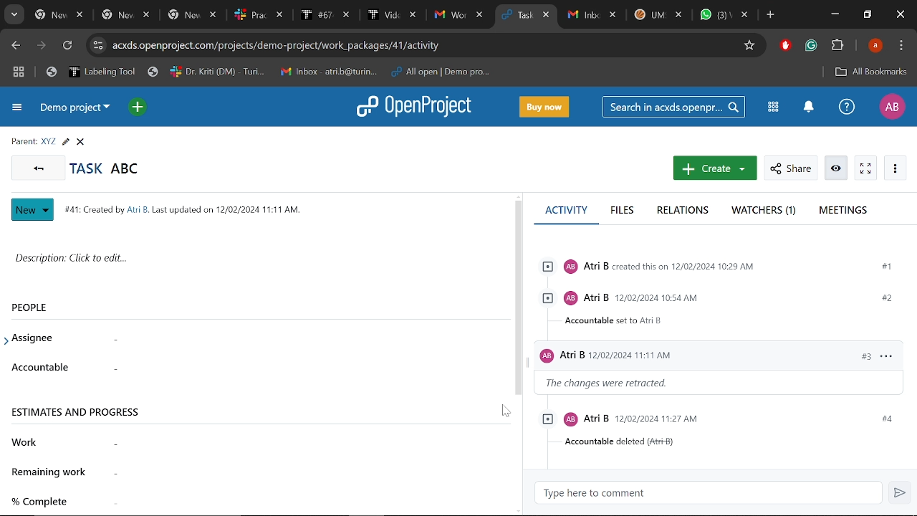 The width and height of the screenshot is (917, 516). Describe the element at coordinates (587, 493) in the screenshot. I see `Type here to comment` at that location.